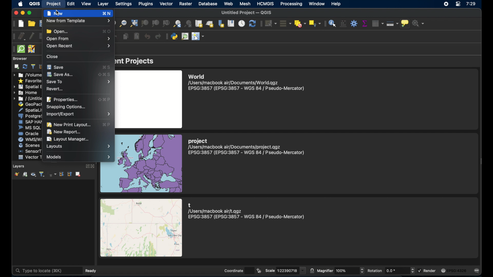 The image size is (493, 277). I want to click on expand, so click(87, 166).